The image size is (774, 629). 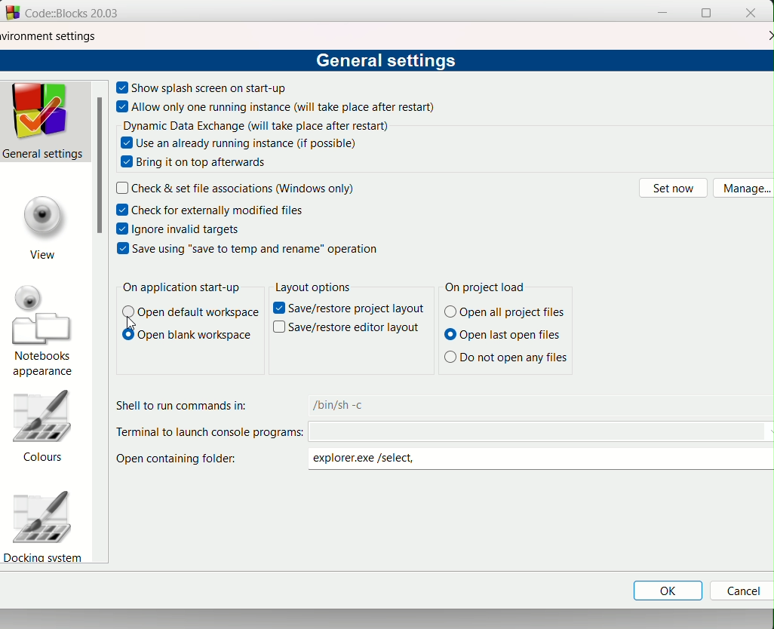 What do you see at coordinates (504, 358) in the screenshot?
I see `` at bounding box center [504, 358].